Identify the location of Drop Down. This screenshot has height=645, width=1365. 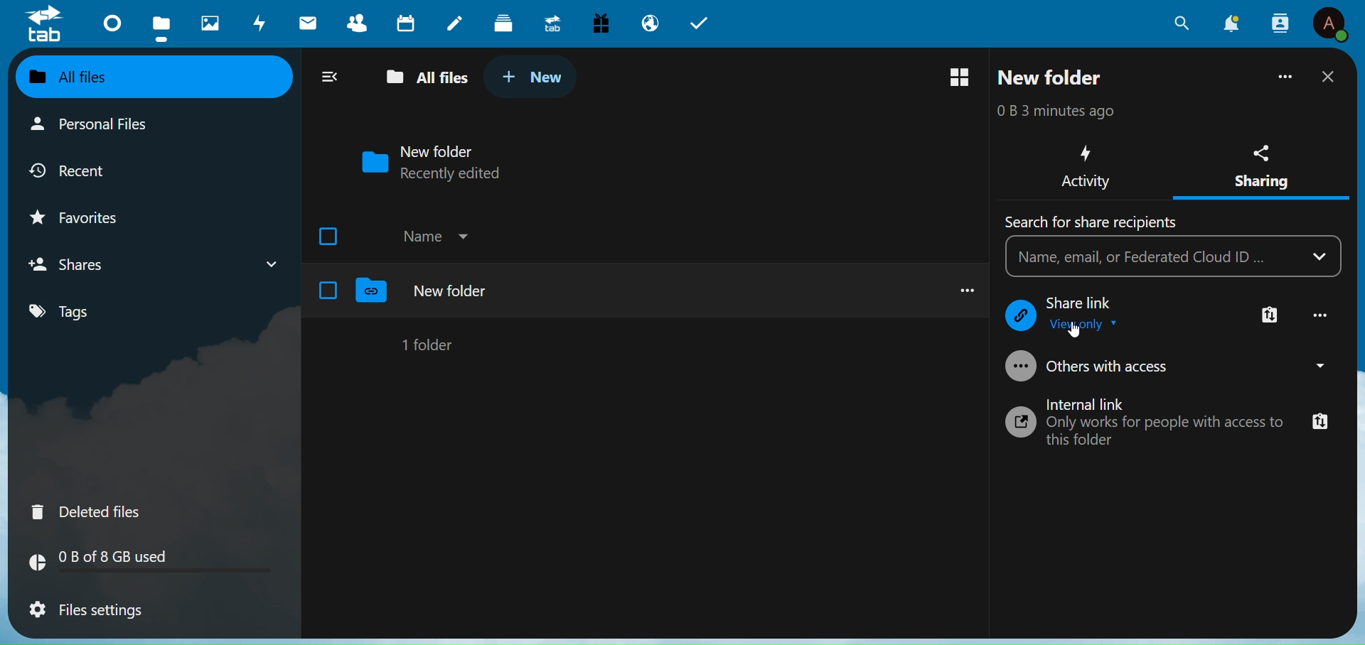
(1324, 256).